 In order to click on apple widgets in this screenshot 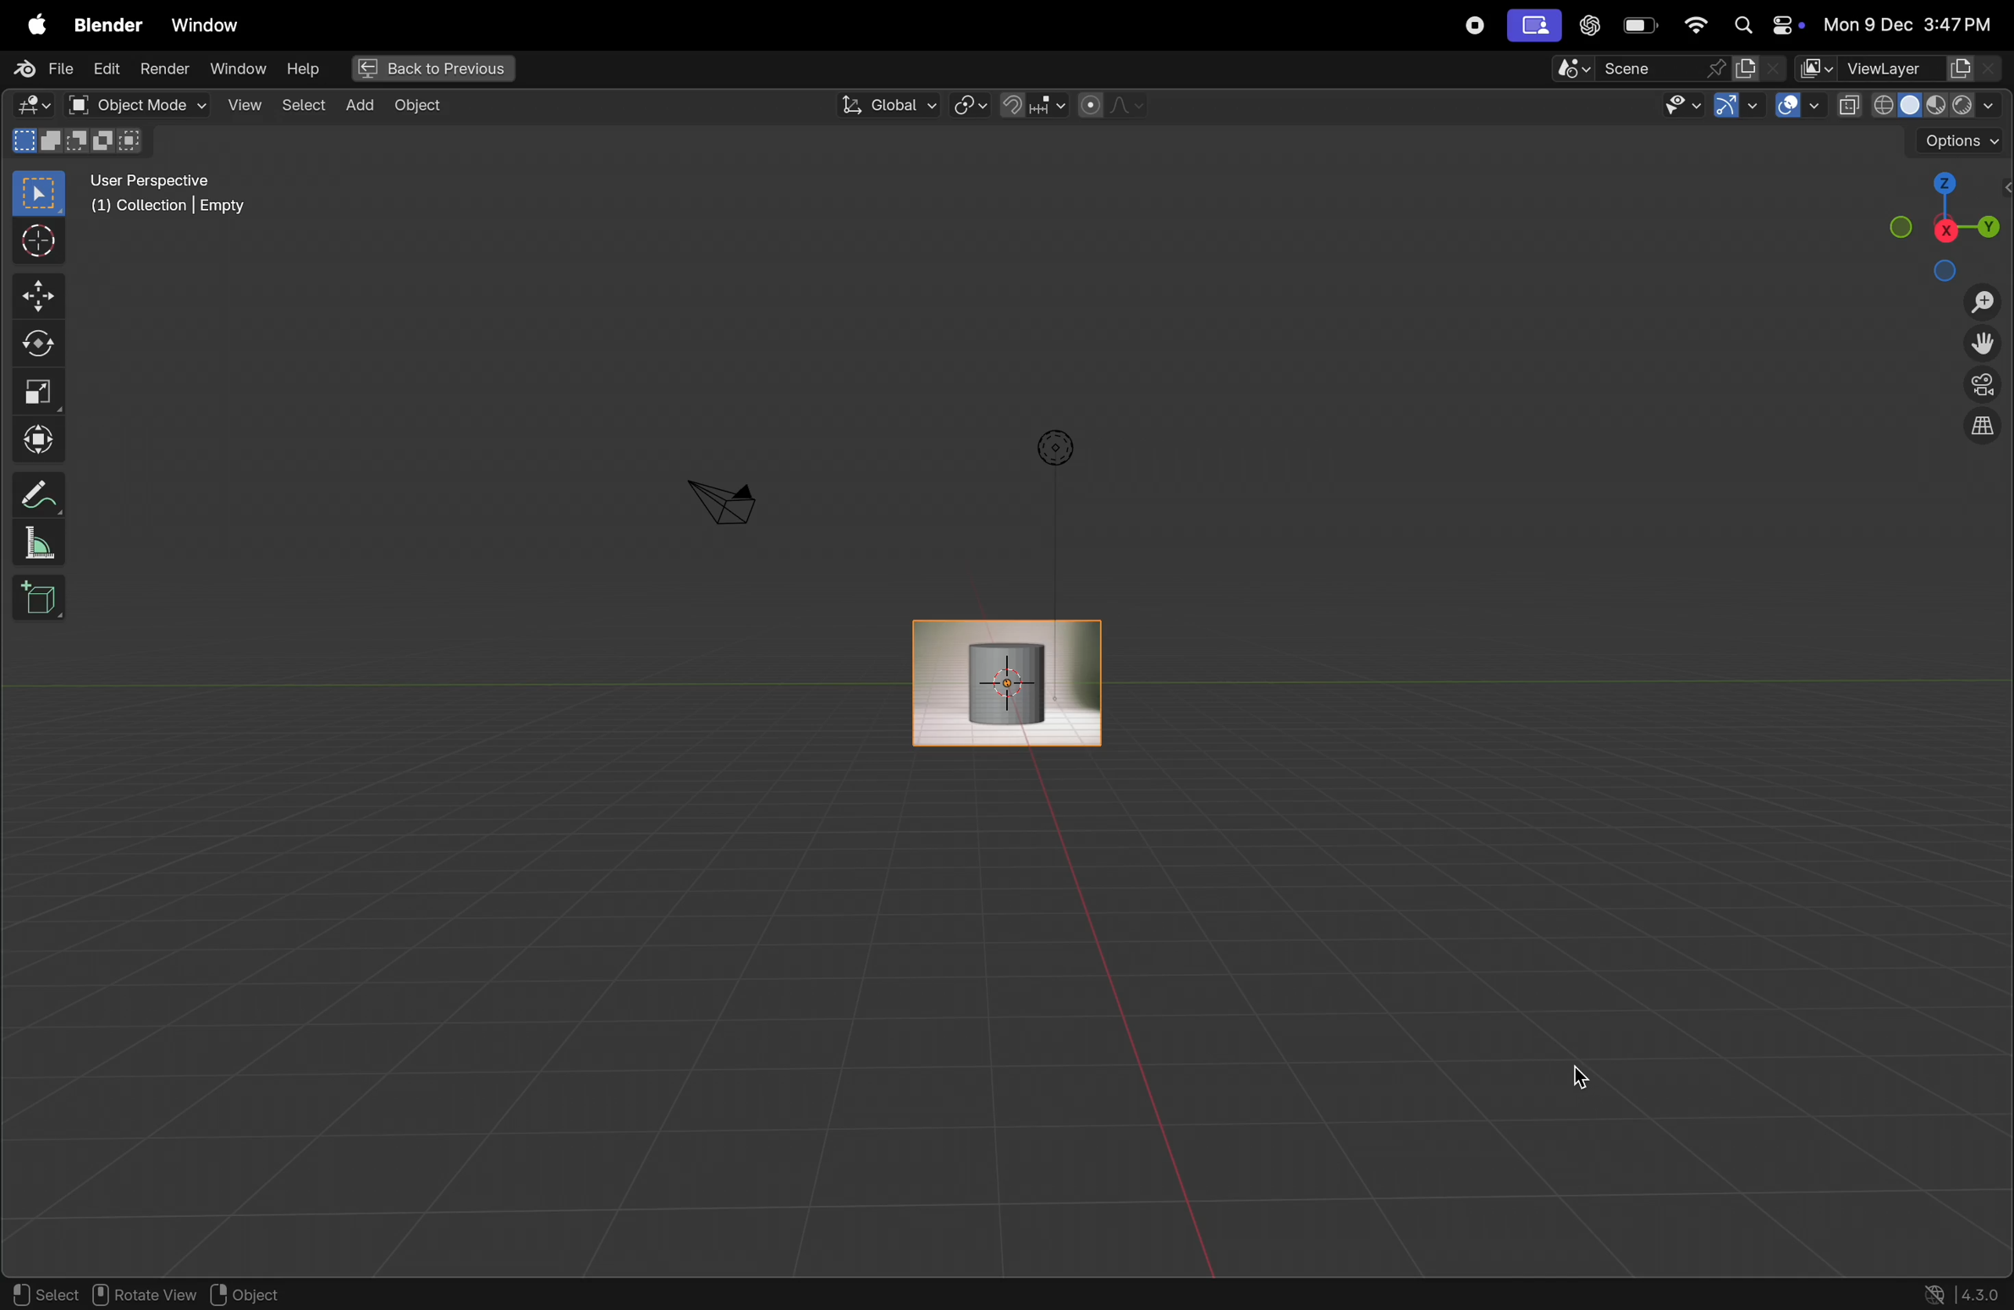, I will do `click(1762, 26)`.